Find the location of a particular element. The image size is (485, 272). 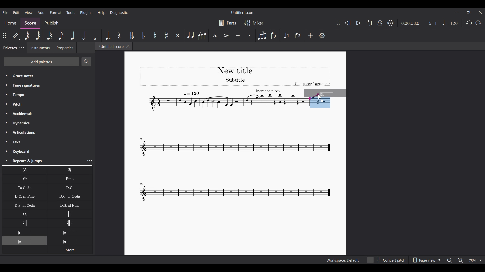

Terza volta is located at coordinates (70, 240).